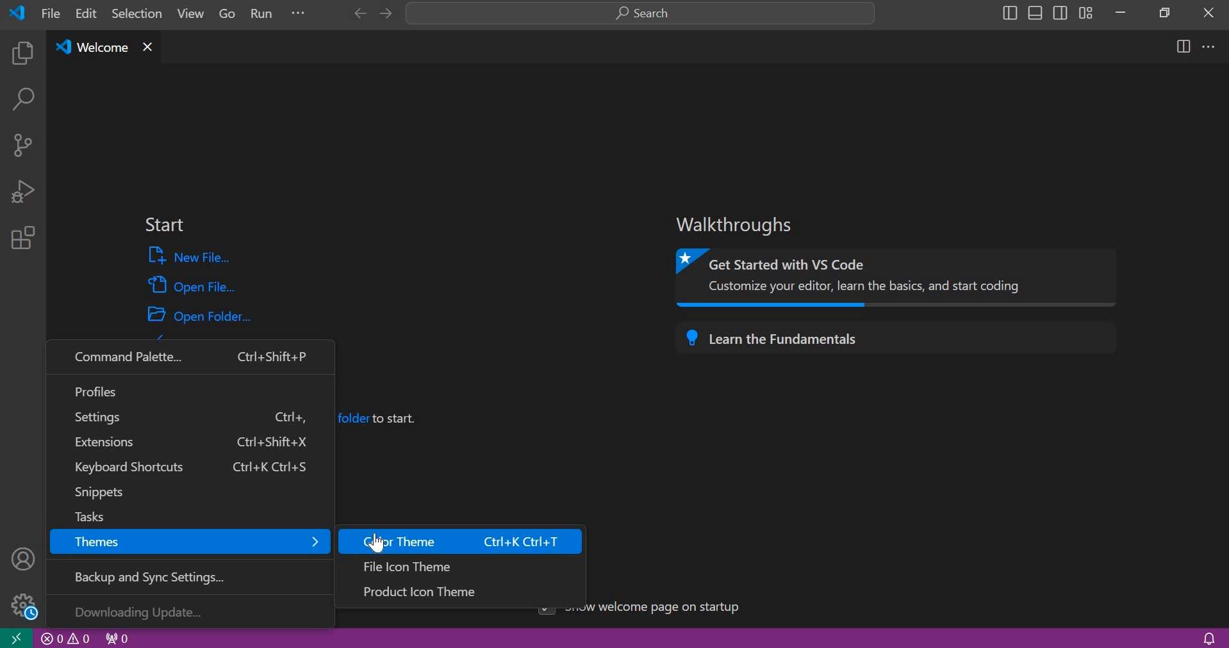  I want to click on no problems, so click(66, 638).